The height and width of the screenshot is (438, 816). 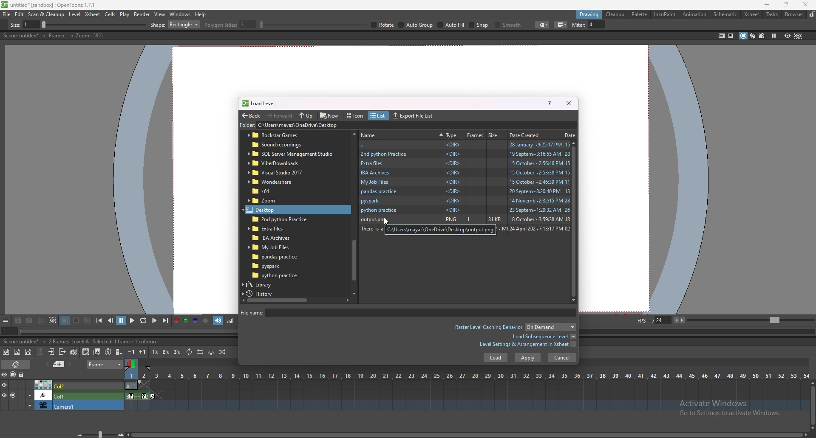 I want to click on level settings and arrangement, so click(x=527, y=344).